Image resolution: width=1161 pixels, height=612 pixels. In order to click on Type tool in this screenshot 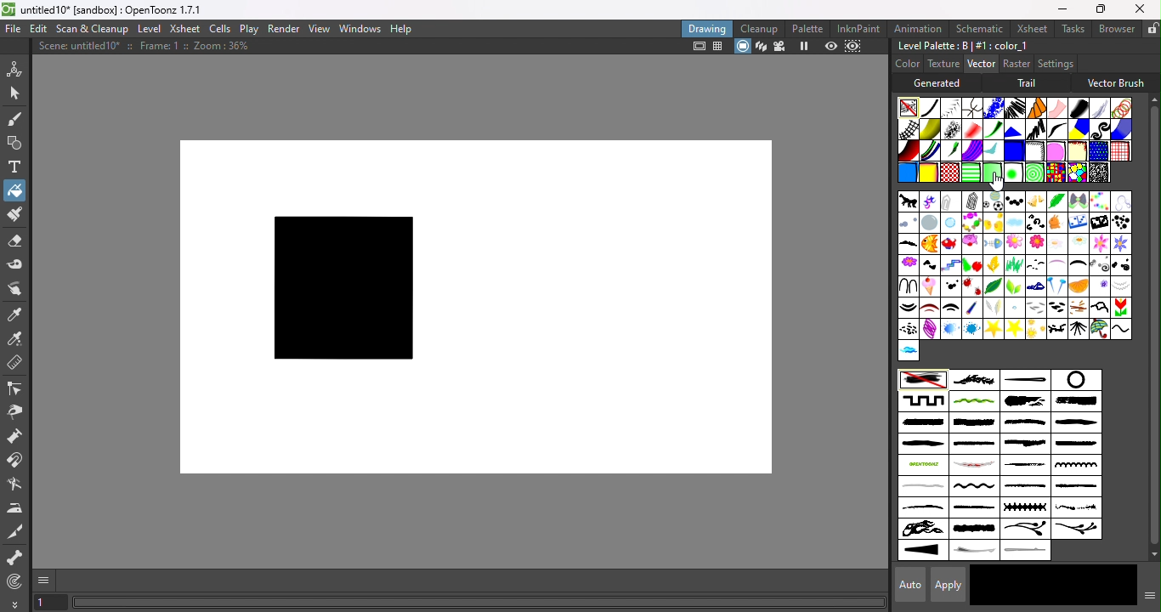, I will do `click(15, 168)`.